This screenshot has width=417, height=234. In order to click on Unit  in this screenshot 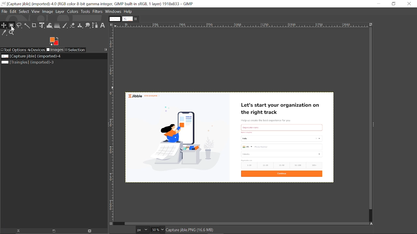, I will do `click(143, 229)`.